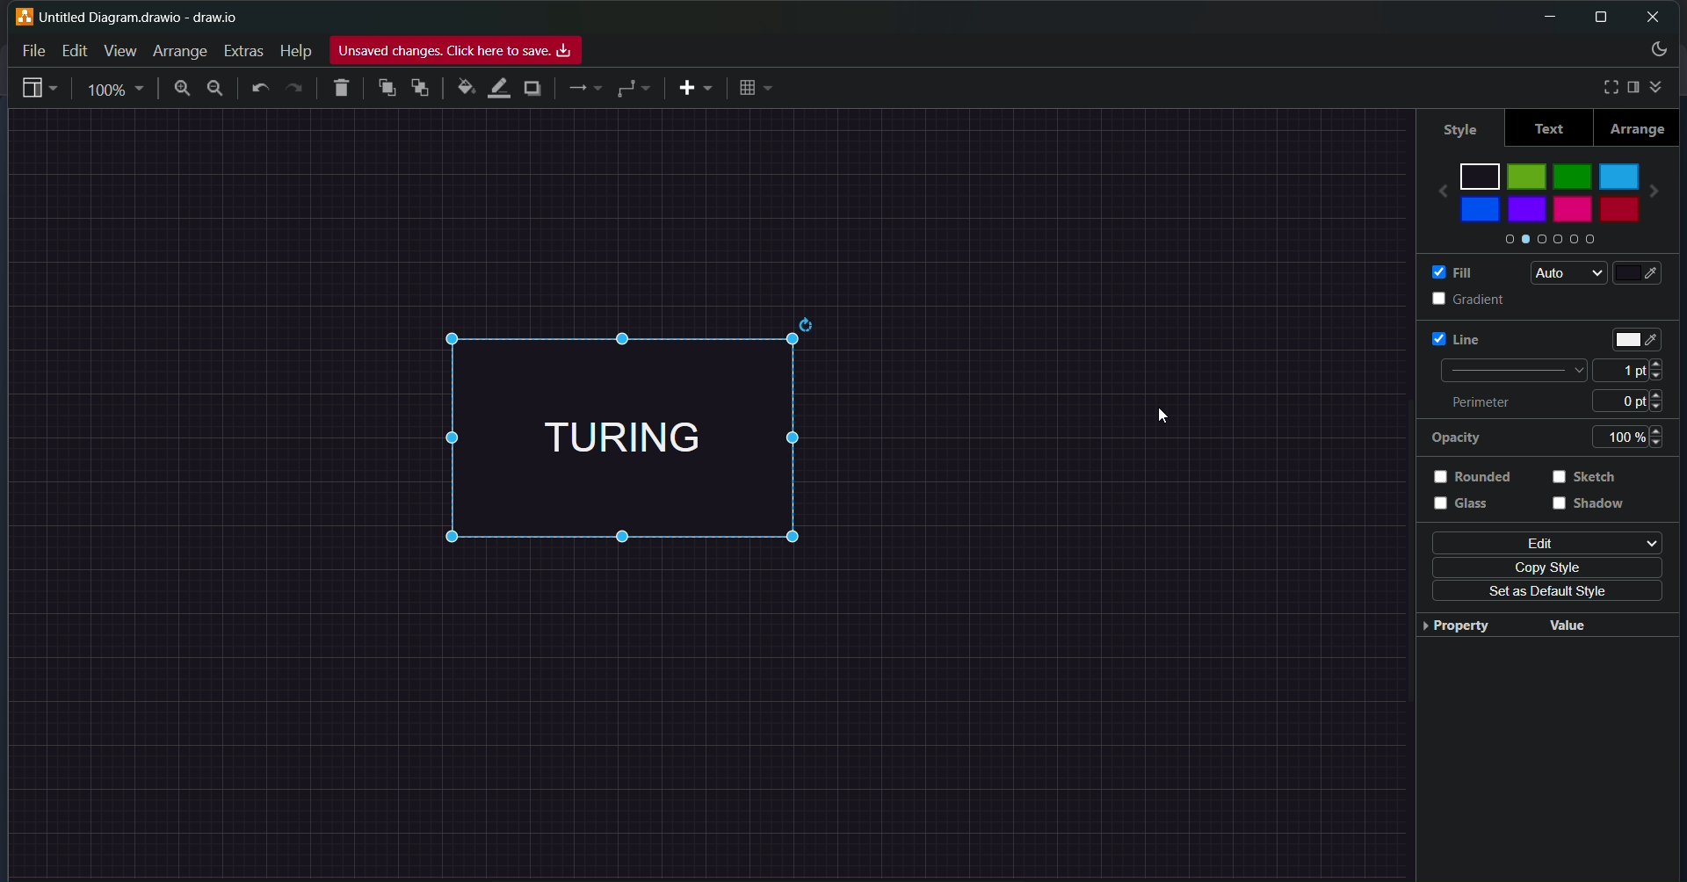 This screenshot has height=882, width=1687. Describe the element at coordinates (180, 50) in the screenshot. I see `Arrange` at that location.